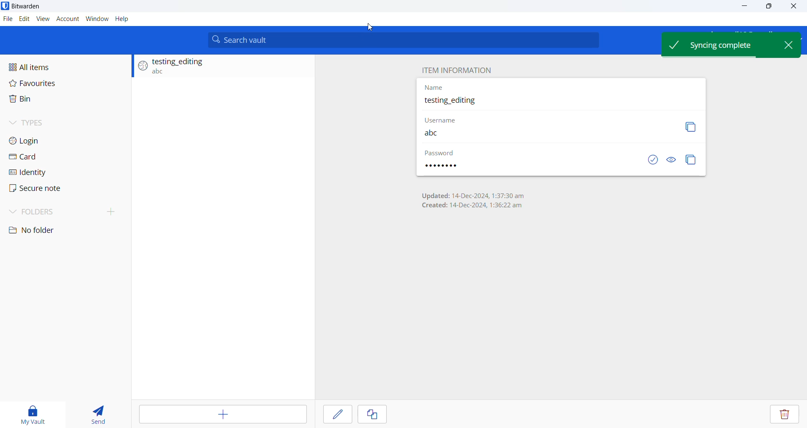  Describe the element at coordinates (222, 415) in the screenshot. I see `Add item` at that location.